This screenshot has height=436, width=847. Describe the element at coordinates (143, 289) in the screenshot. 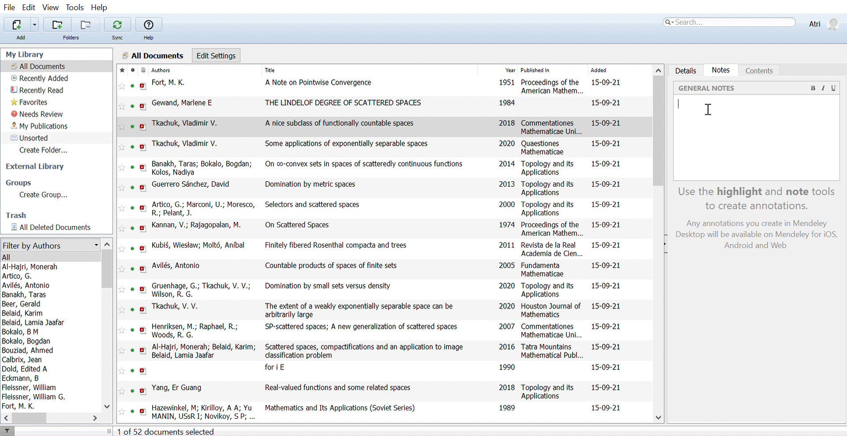

I see `open PDF` at that location.